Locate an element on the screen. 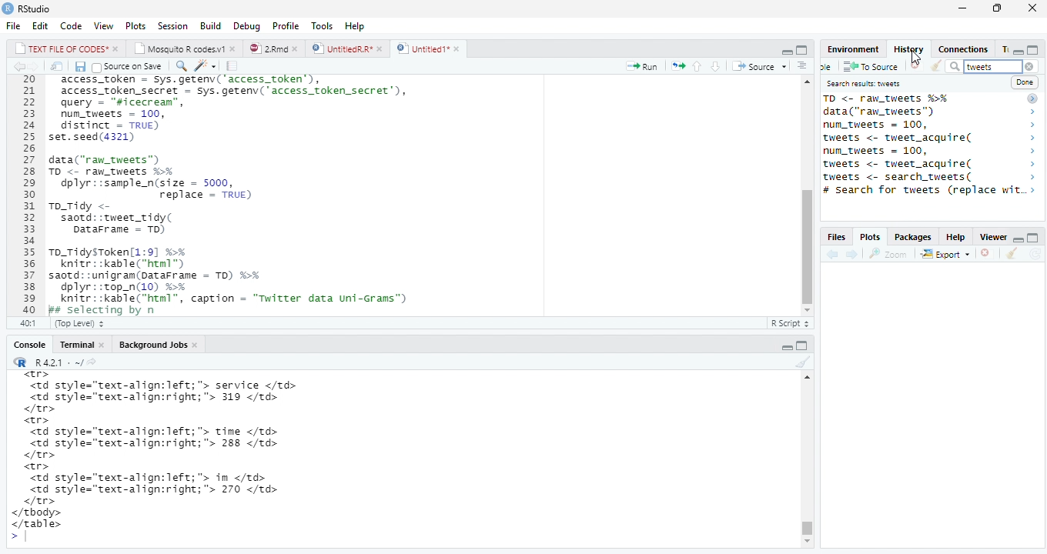 The width and height of the screenshot is (1047, 554). minimize/maximize is located at coordinates (1030, 47).